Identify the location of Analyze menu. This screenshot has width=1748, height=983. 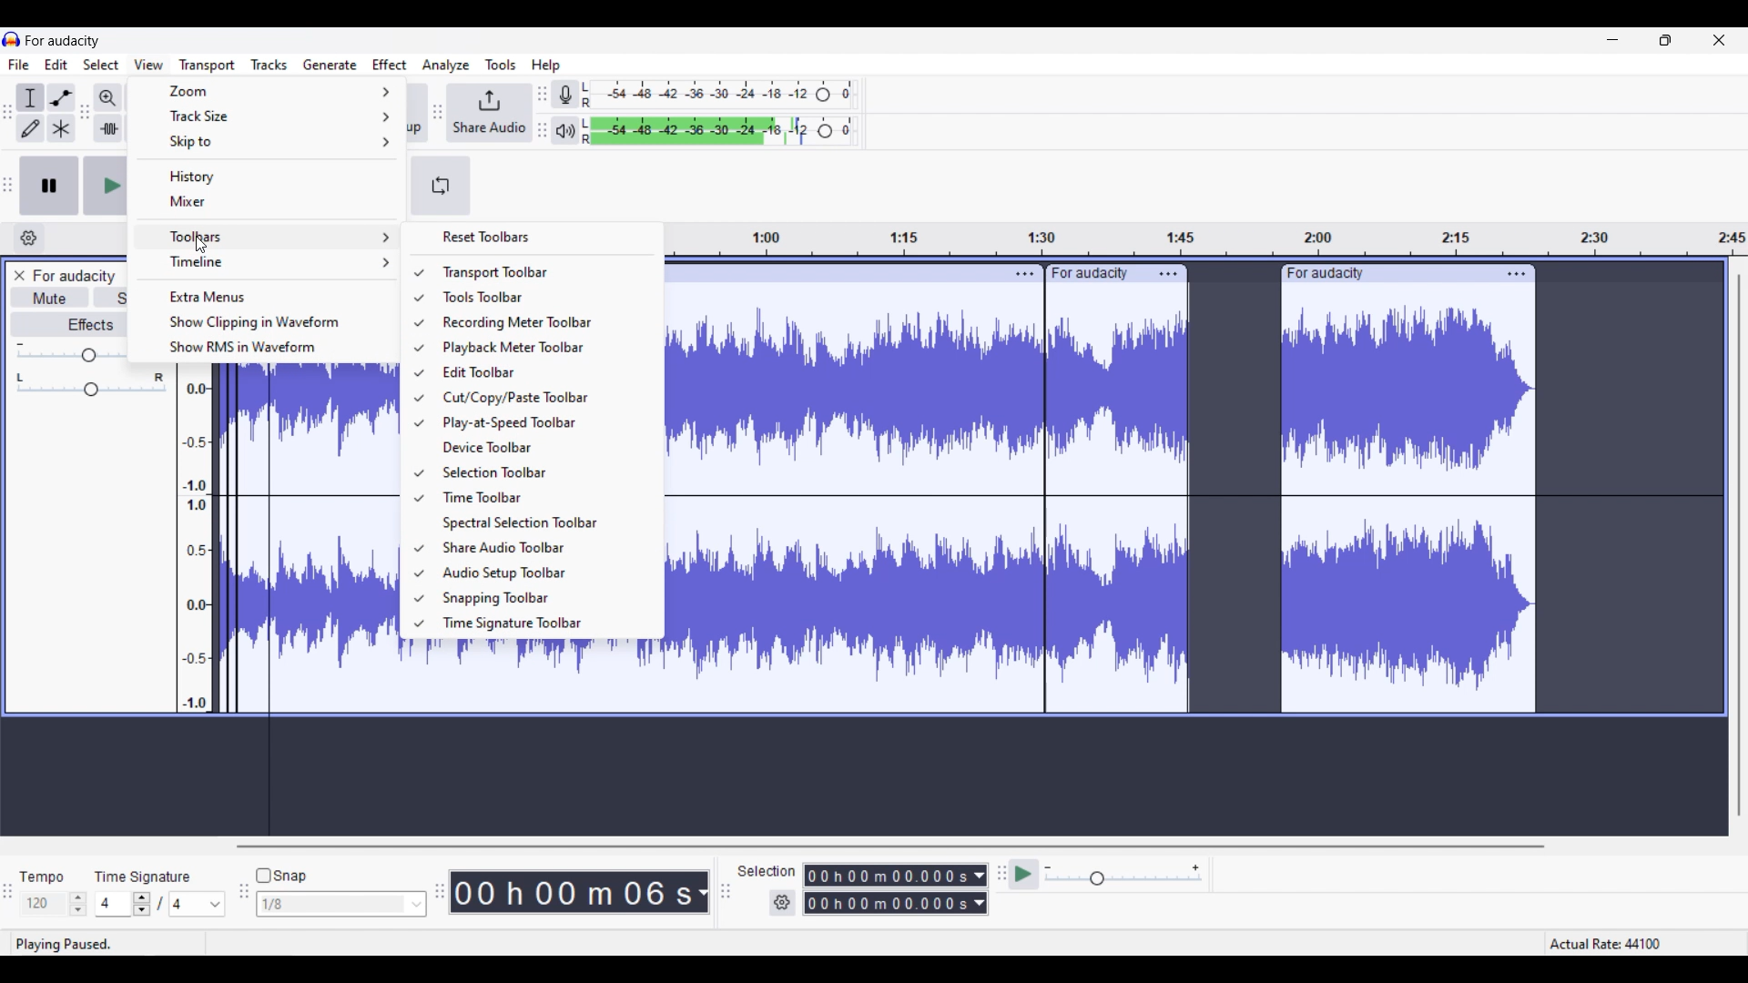
(446, 66).